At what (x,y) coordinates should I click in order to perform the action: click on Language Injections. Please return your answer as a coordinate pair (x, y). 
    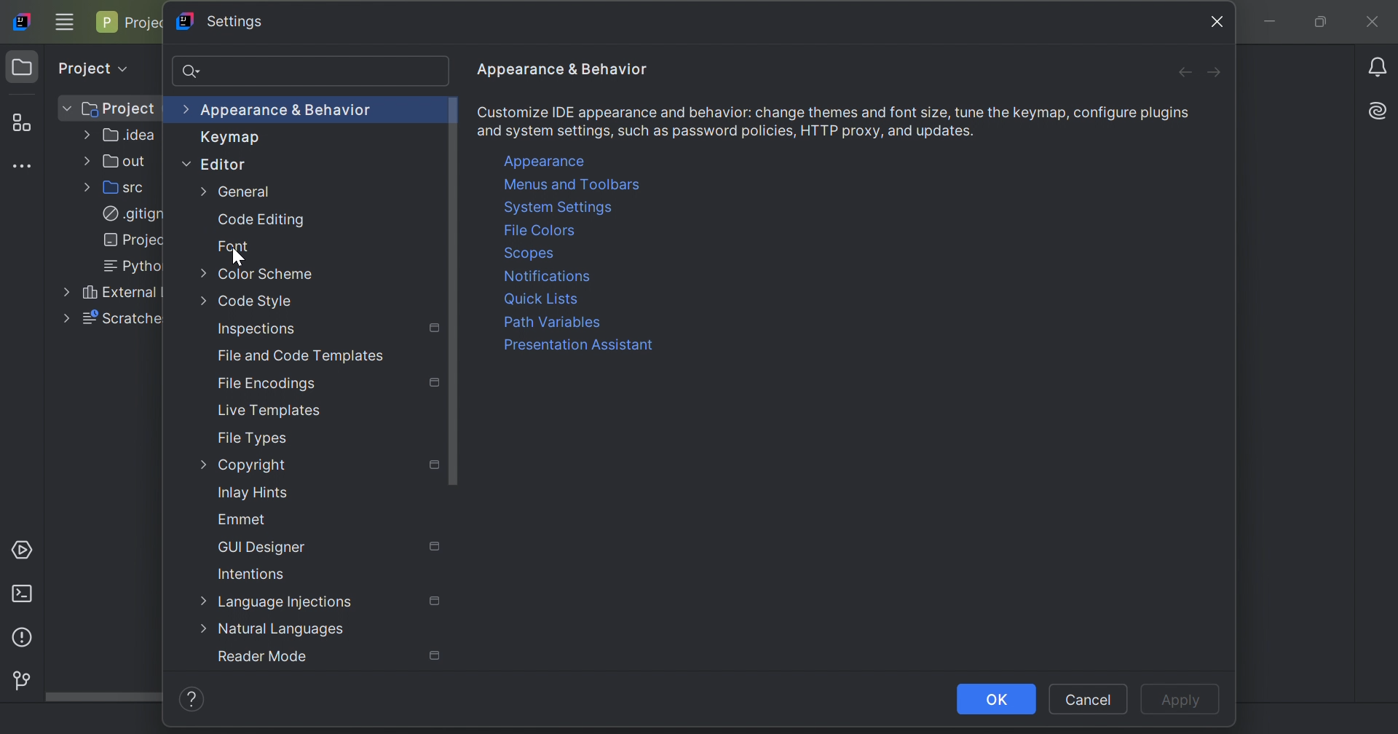
    Looking at the image, I should click on (279, 603).